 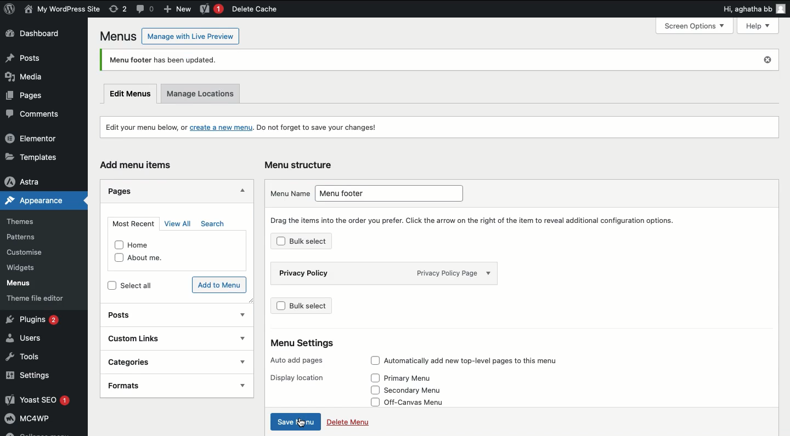 What do you see at coordinates (190, 36) in the screenshot?
I see `Manage with Live Preview` at bounding box center [190, 36].